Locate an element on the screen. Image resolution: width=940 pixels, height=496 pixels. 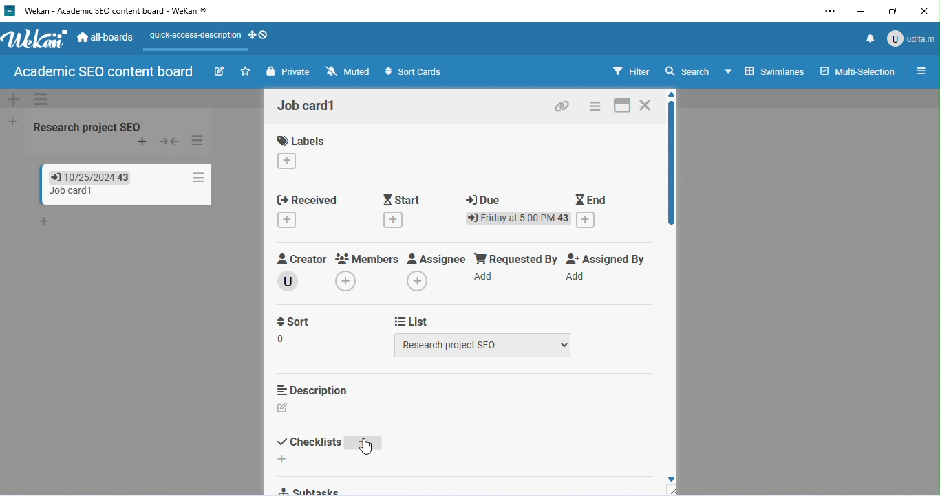
add members is located at coordinates (351, 282).